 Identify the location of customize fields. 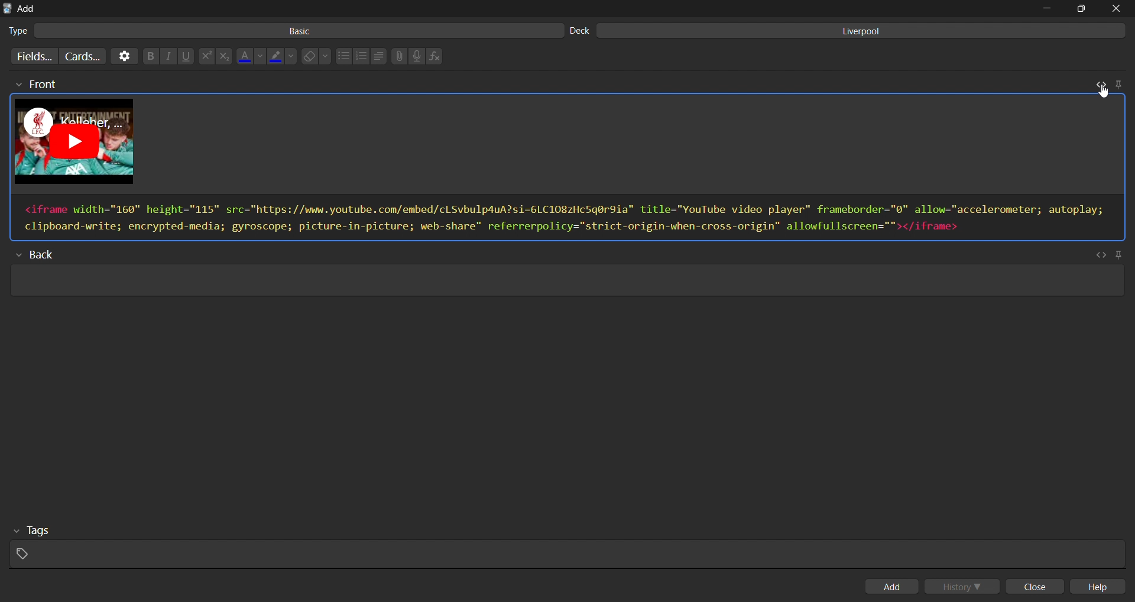
(31, 56).